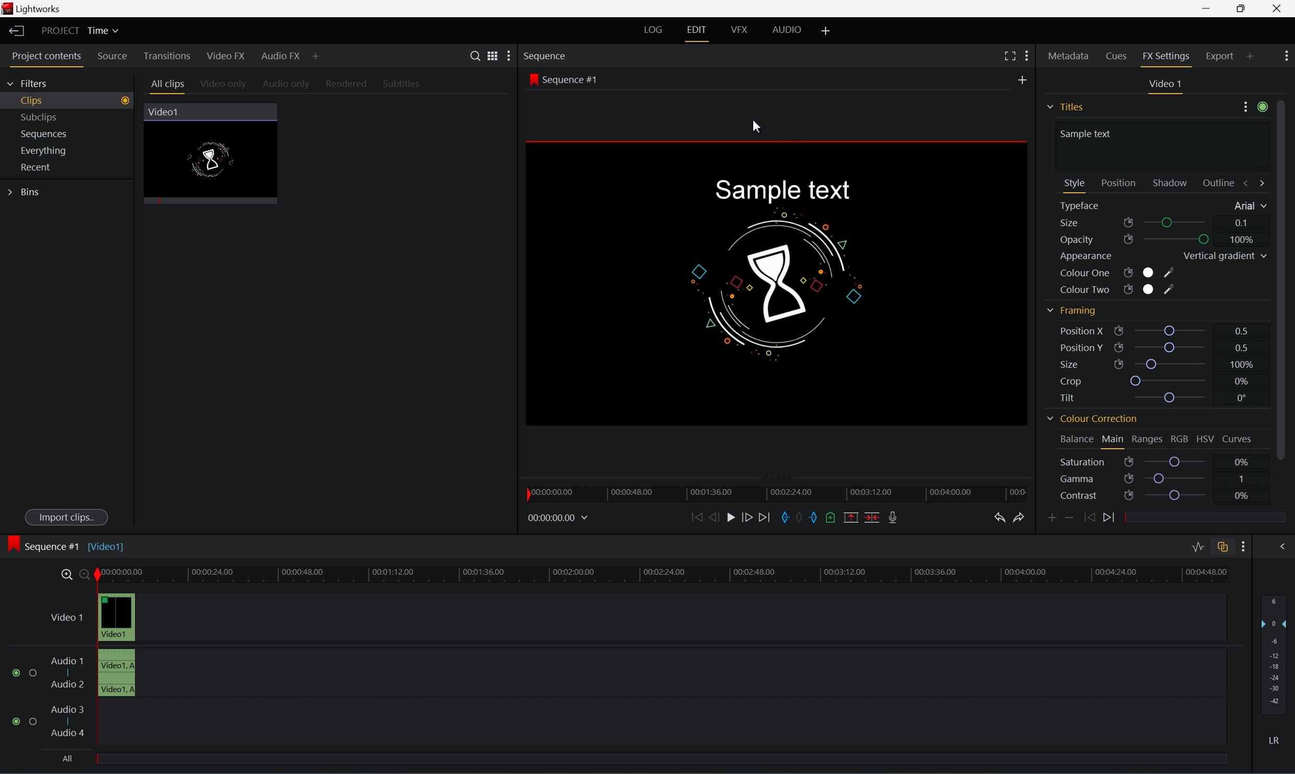 This screenshot has width=1295, height=774. Describe the element at coordinates (559, 517) in the screenshot. I see `Frame time` at that location.